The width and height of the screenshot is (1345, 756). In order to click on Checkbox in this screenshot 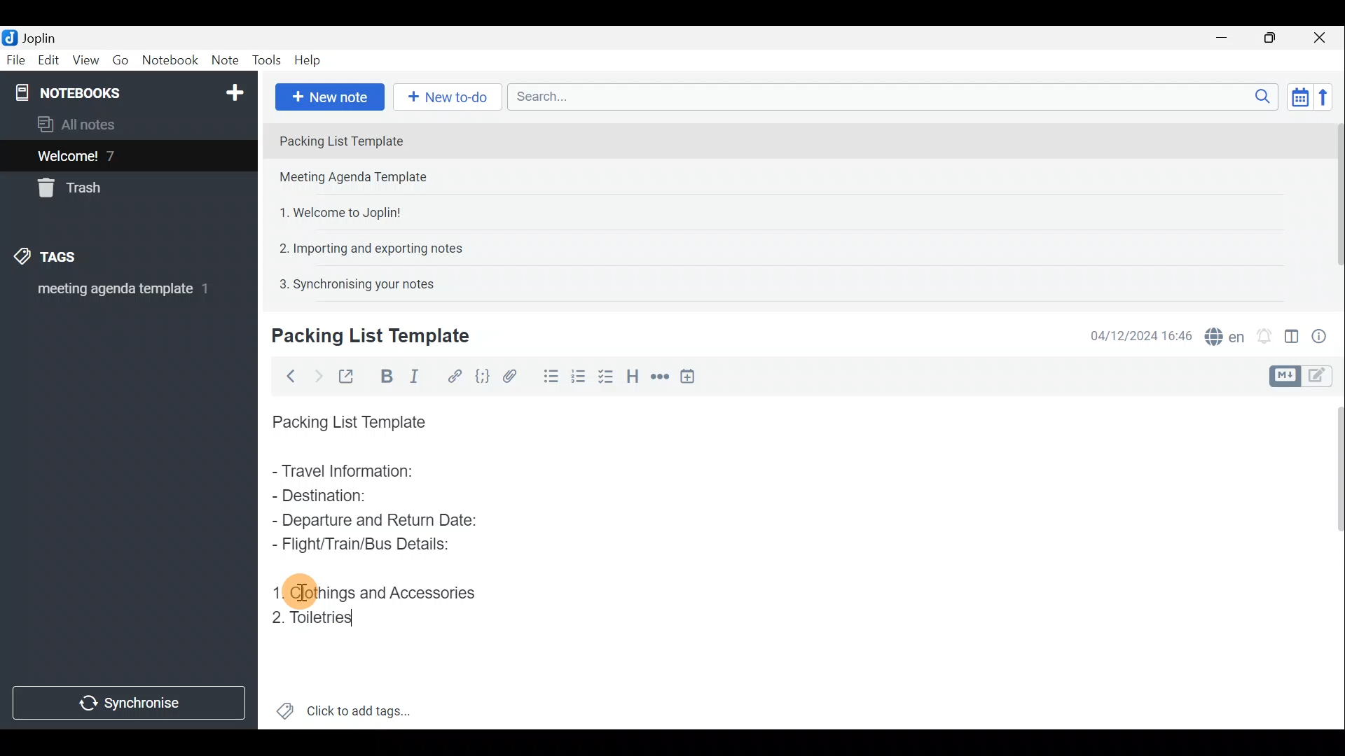, I will do `click(578, 374)`.